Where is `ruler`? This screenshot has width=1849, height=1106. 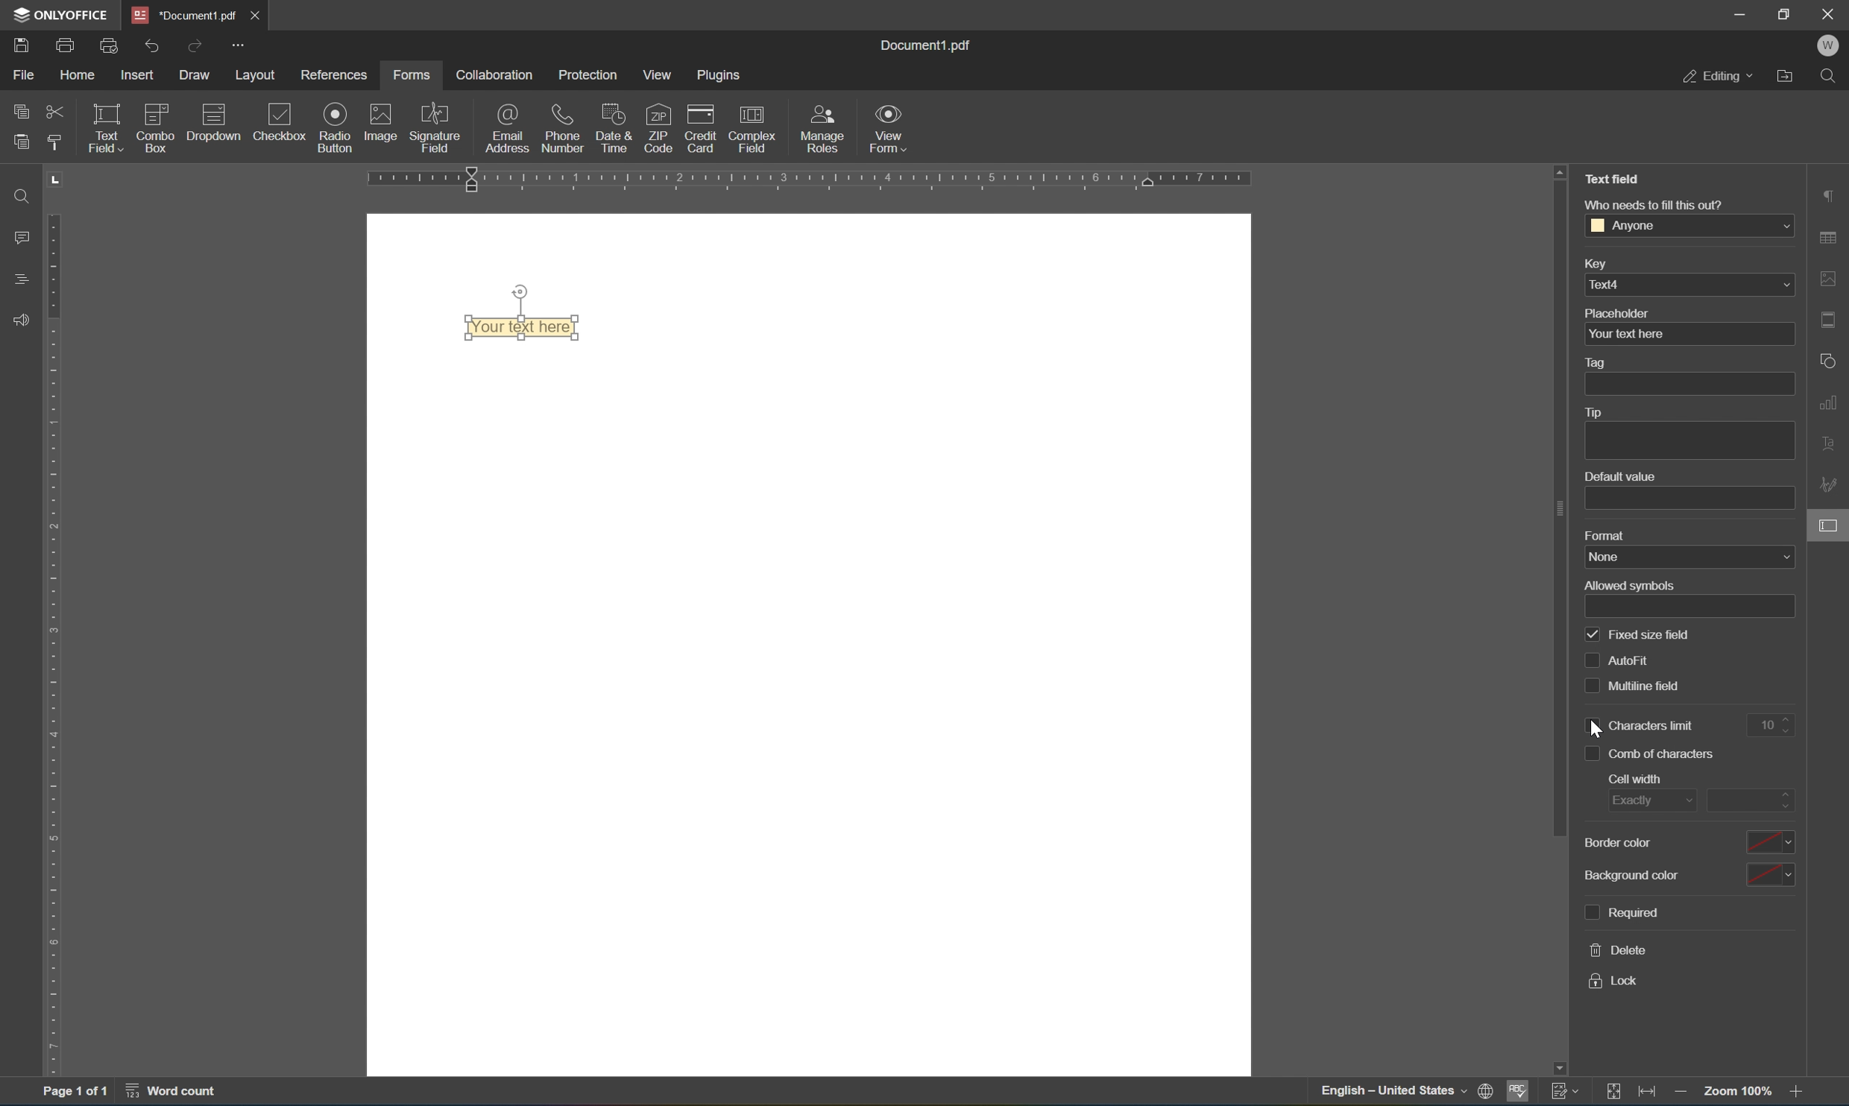 ruler is located at coordinates (57, 640).